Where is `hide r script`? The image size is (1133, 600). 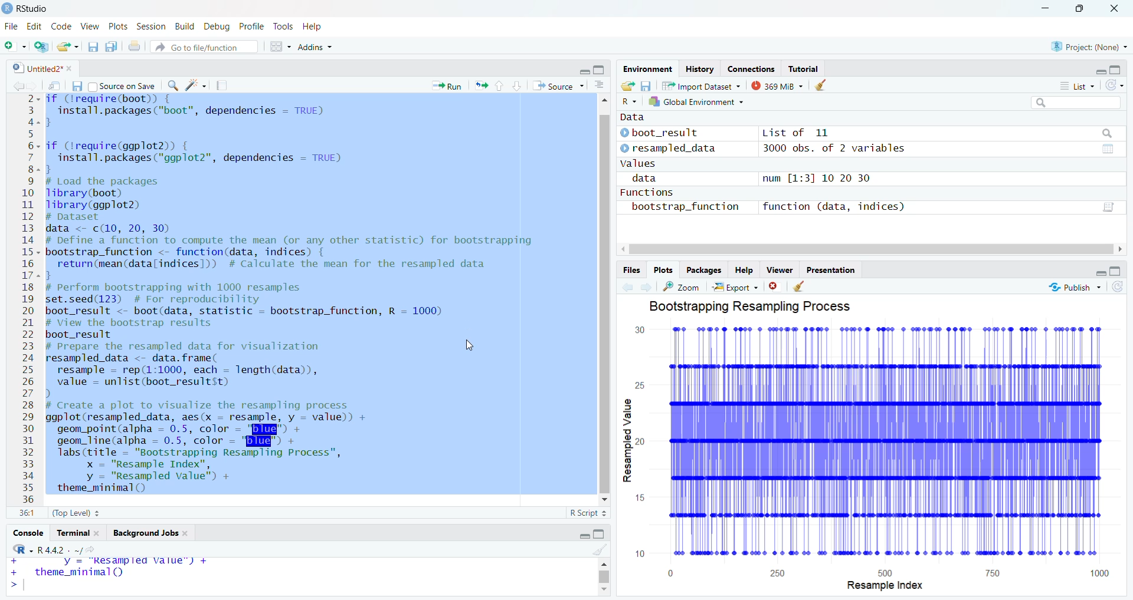
hide r script is located at coordinates (1097, 273).